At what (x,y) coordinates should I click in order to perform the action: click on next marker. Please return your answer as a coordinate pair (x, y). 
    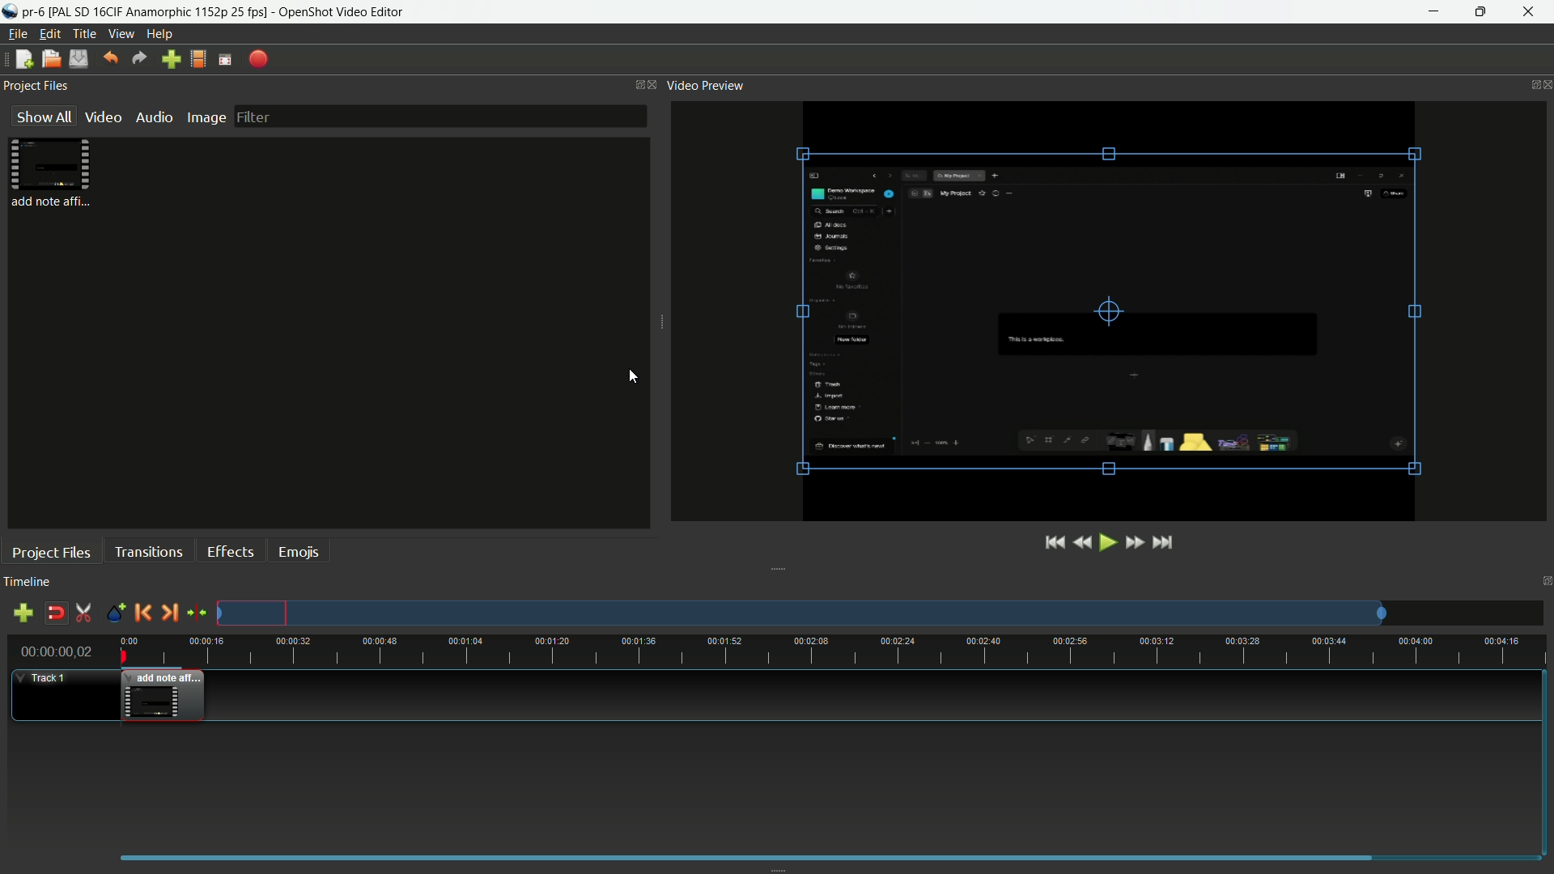
    Looking at the image, I should click on (171, 612).